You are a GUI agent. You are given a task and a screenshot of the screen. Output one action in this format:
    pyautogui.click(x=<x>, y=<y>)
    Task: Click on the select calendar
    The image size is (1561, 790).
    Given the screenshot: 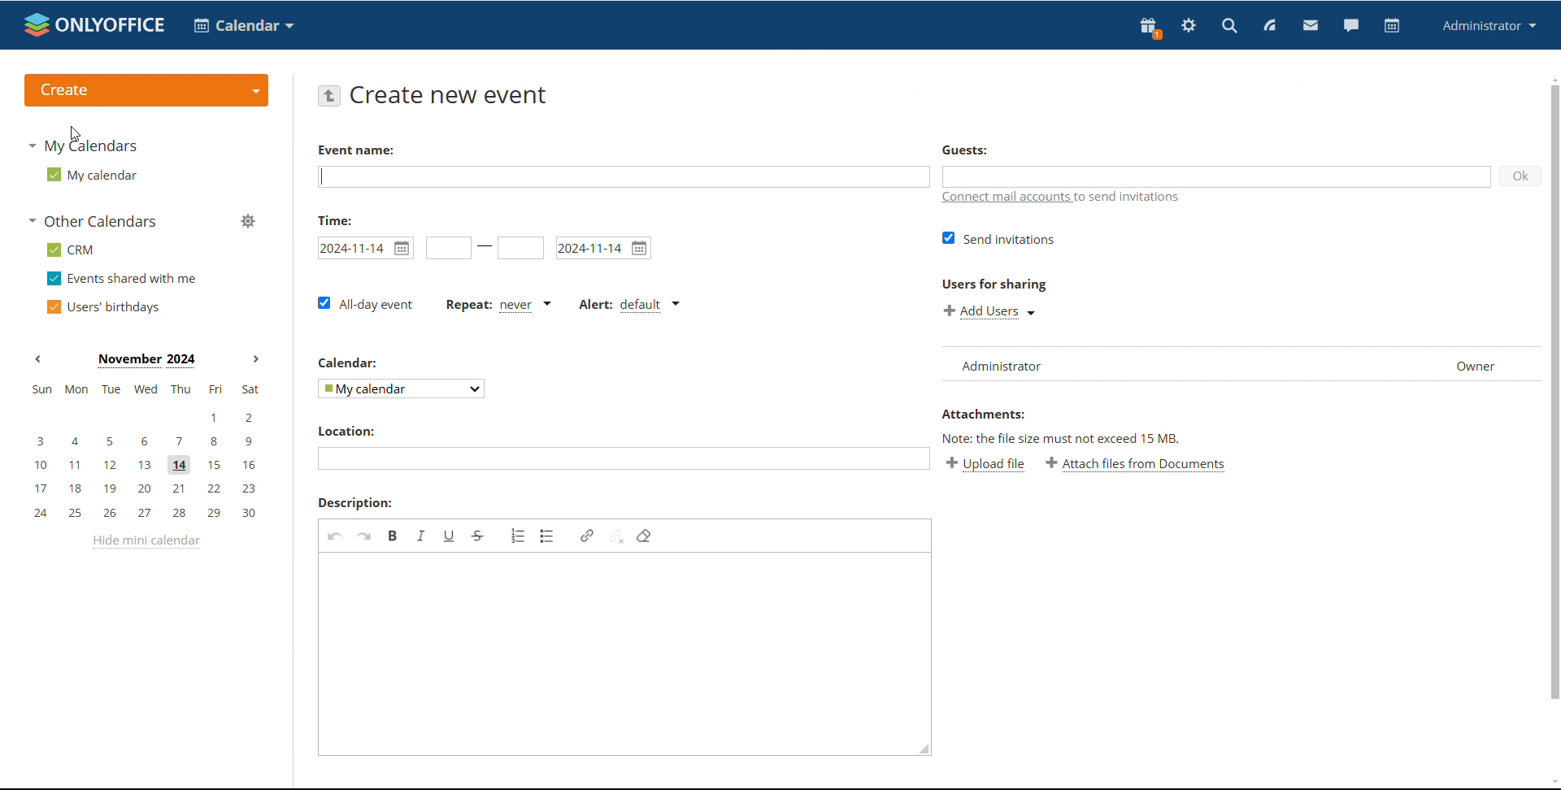 What is the action you would take?
    pyautogui.click(x=402, y=388)
    